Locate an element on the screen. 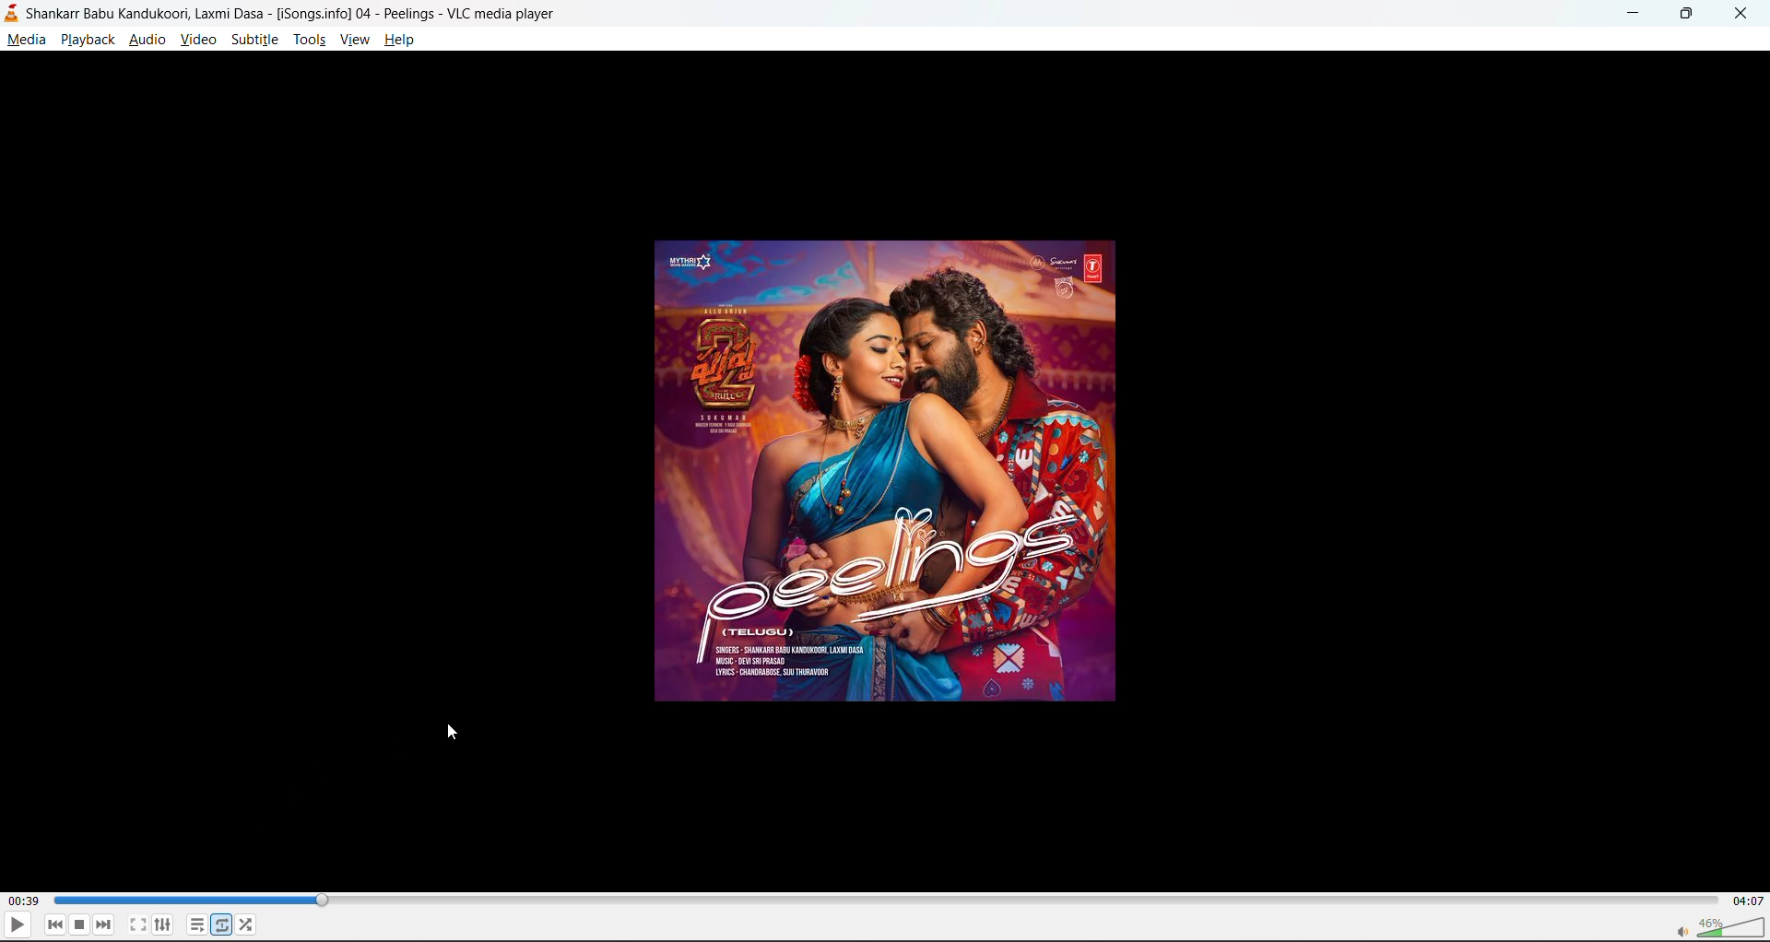  00:39 is located at coordinates (23, 901).